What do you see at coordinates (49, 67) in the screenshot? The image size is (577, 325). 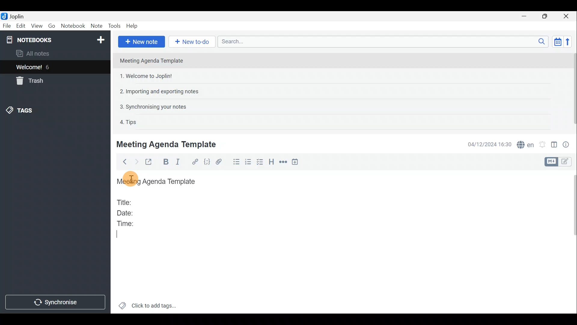 I see `6` at bounding box center [49, 67].